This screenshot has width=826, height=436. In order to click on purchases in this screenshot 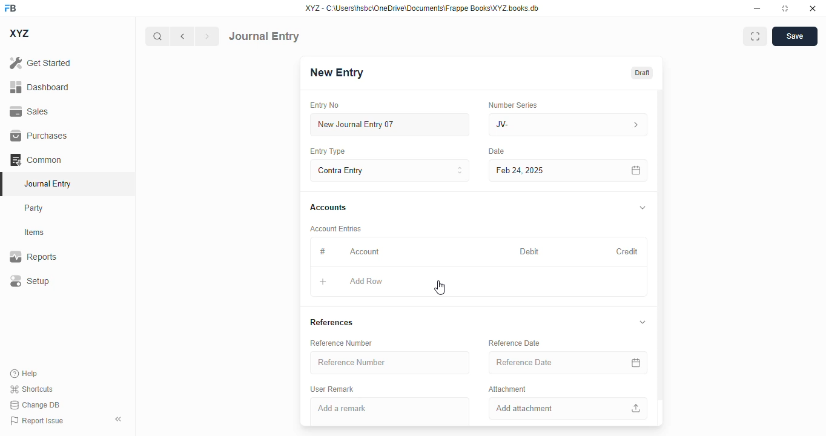, I will do `click(40, 136)`.